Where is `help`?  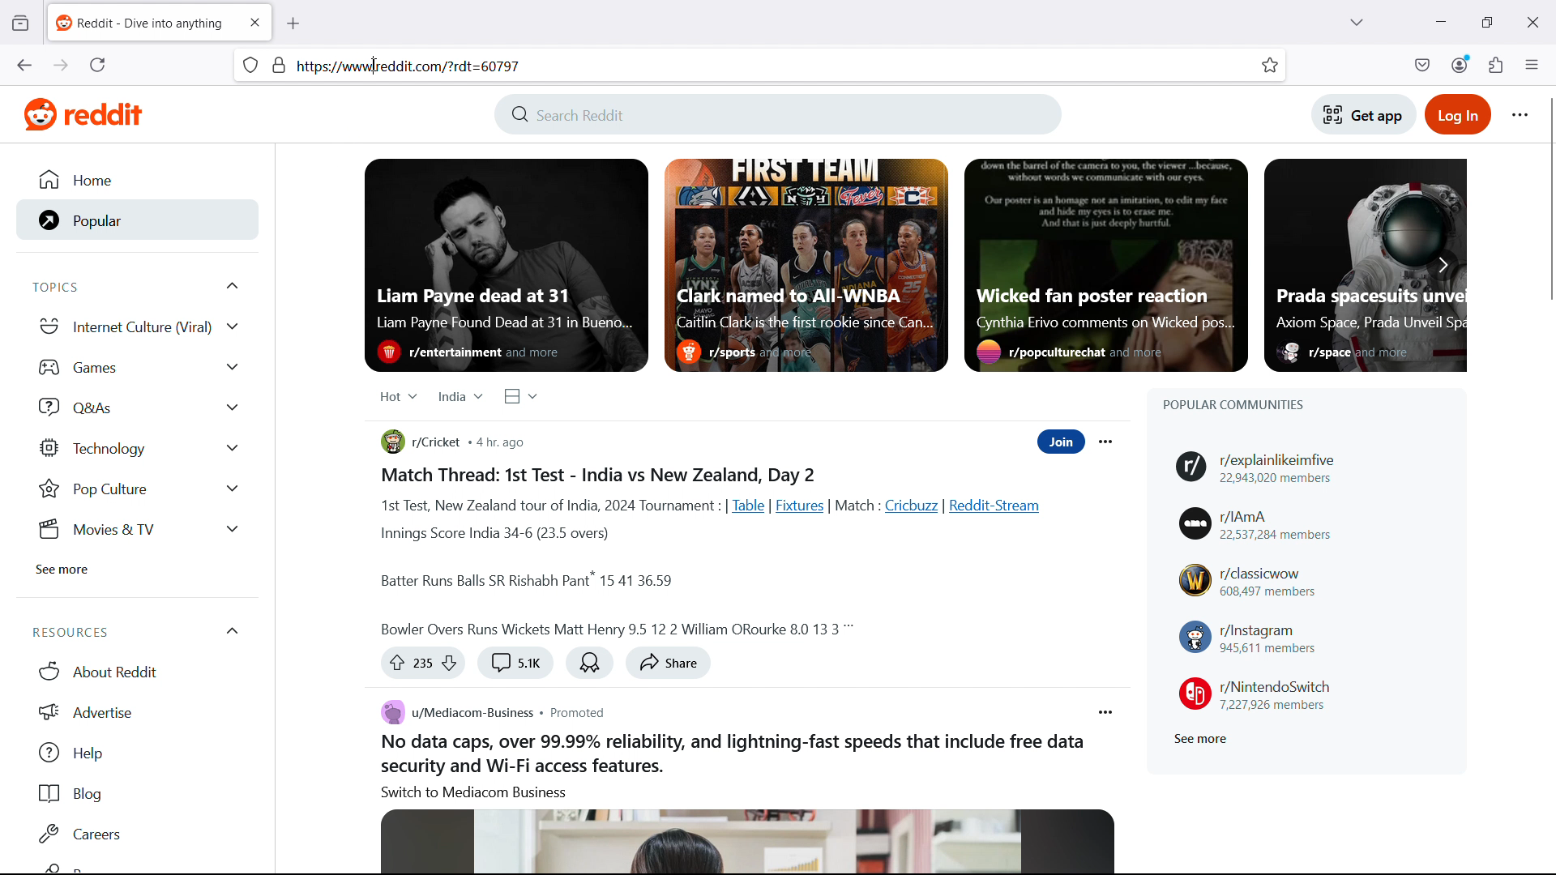 help is located at coordinates (136, 753).